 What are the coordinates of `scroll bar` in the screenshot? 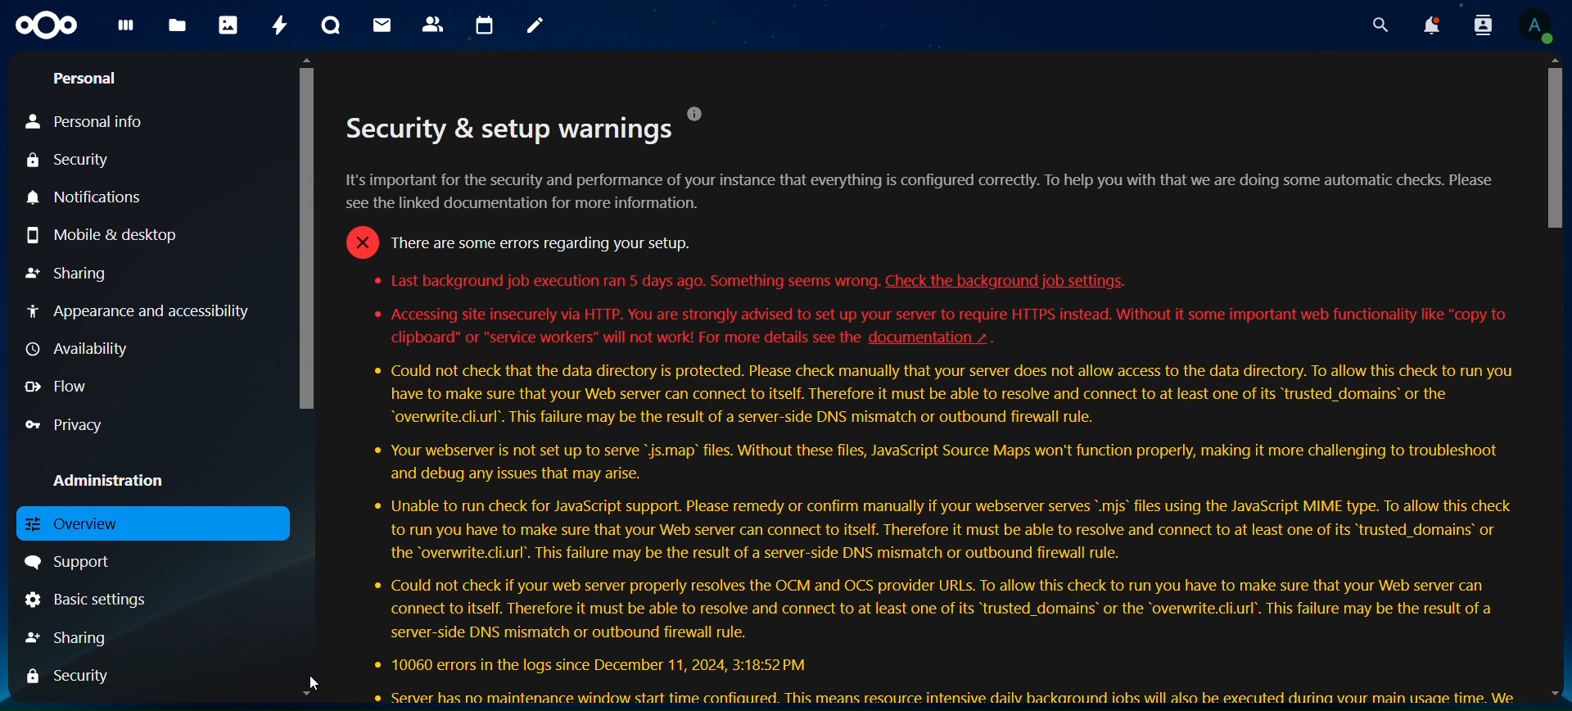 It's located at (306, 241).